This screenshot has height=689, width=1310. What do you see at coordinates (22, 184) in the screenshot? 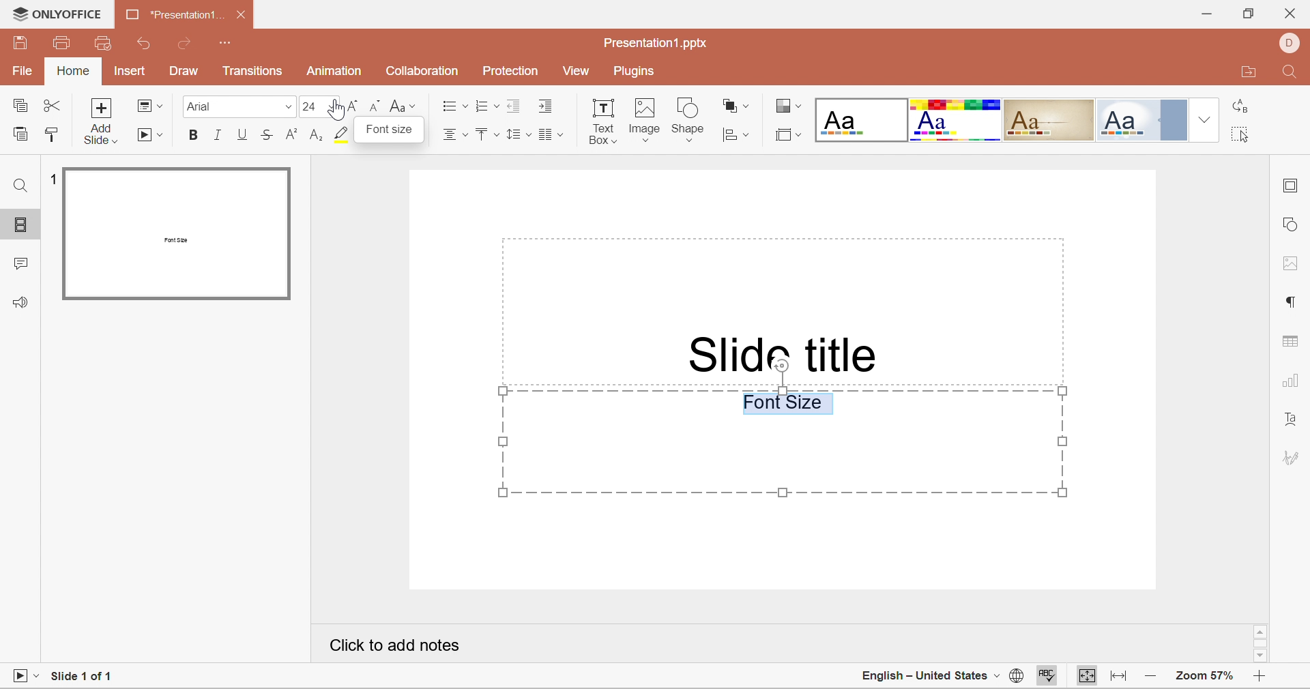
I see `Find` at bounding box center [22, 184].